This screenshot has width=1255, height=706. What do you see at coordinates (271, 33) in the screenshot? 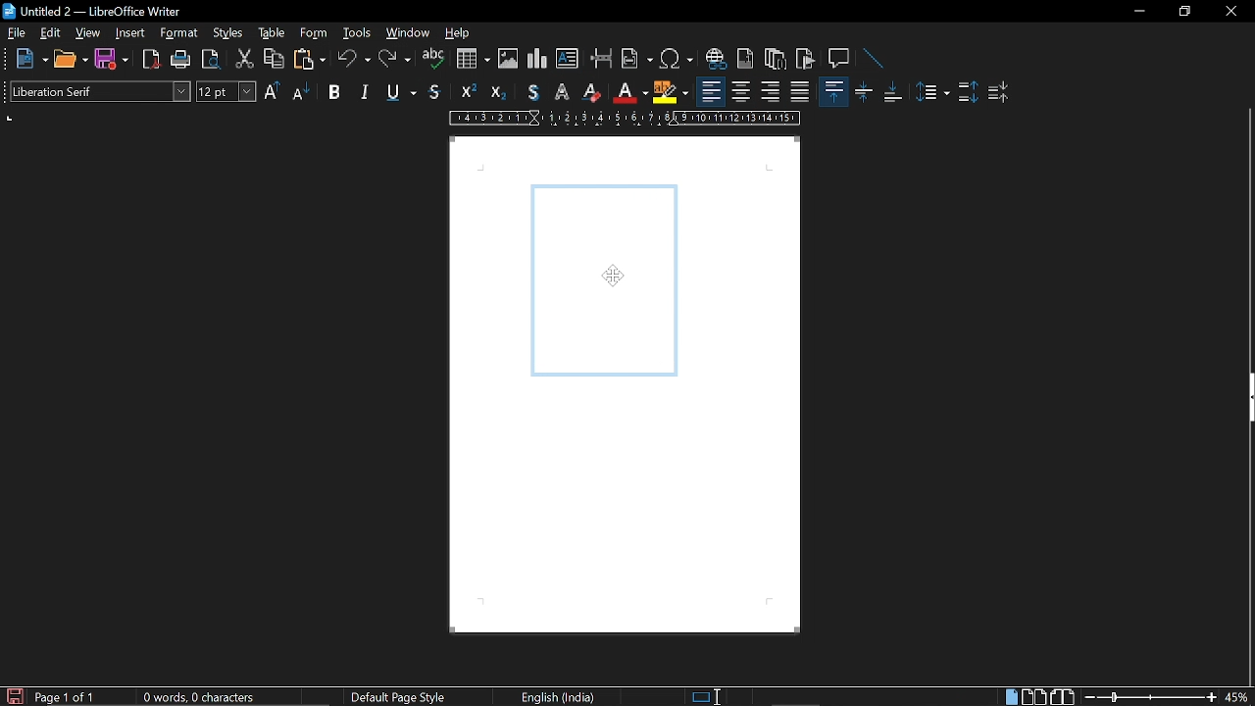
I see `table` at bounding box center [271, 33].